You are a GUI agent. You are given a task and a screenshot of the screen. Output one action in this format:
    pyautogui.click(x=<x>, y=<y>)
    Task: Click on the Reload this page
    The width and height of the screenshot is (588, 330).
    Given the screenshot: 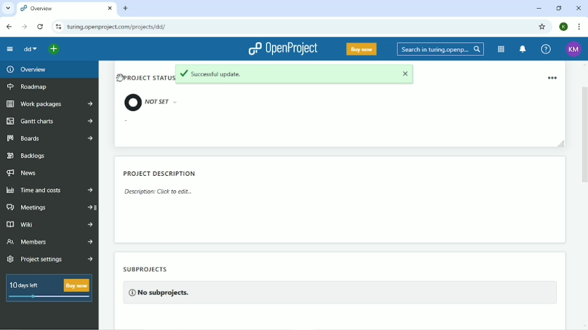 What is the action you would take?
    pyautogui.click(x=41, y=27)
    